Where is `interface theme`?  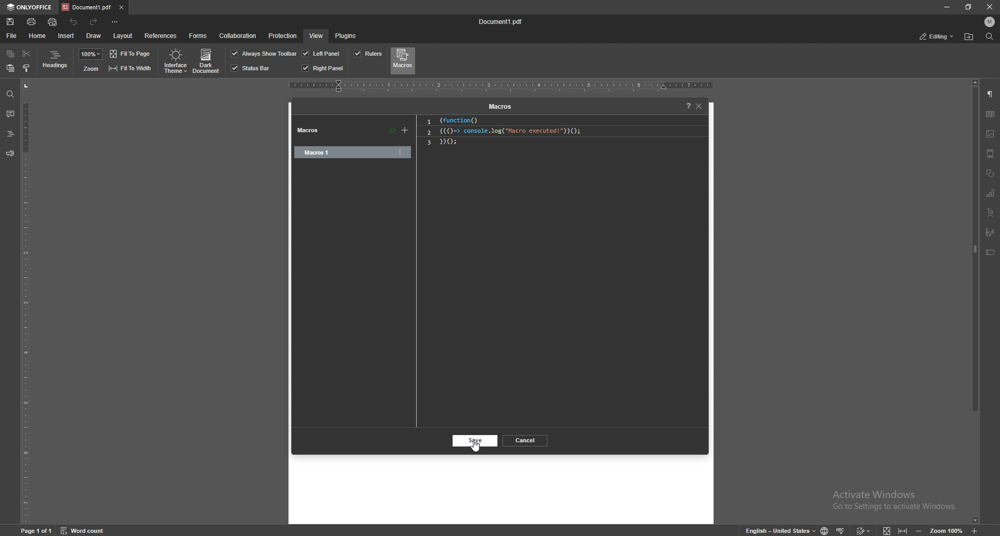 interface theme is located at coordinates (174, 61).